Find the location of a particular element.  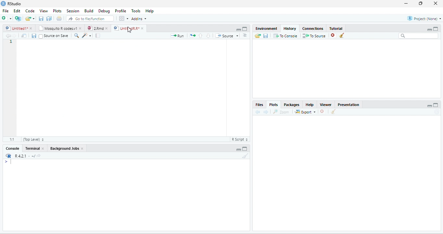

View is located at coordinates (44, 11).